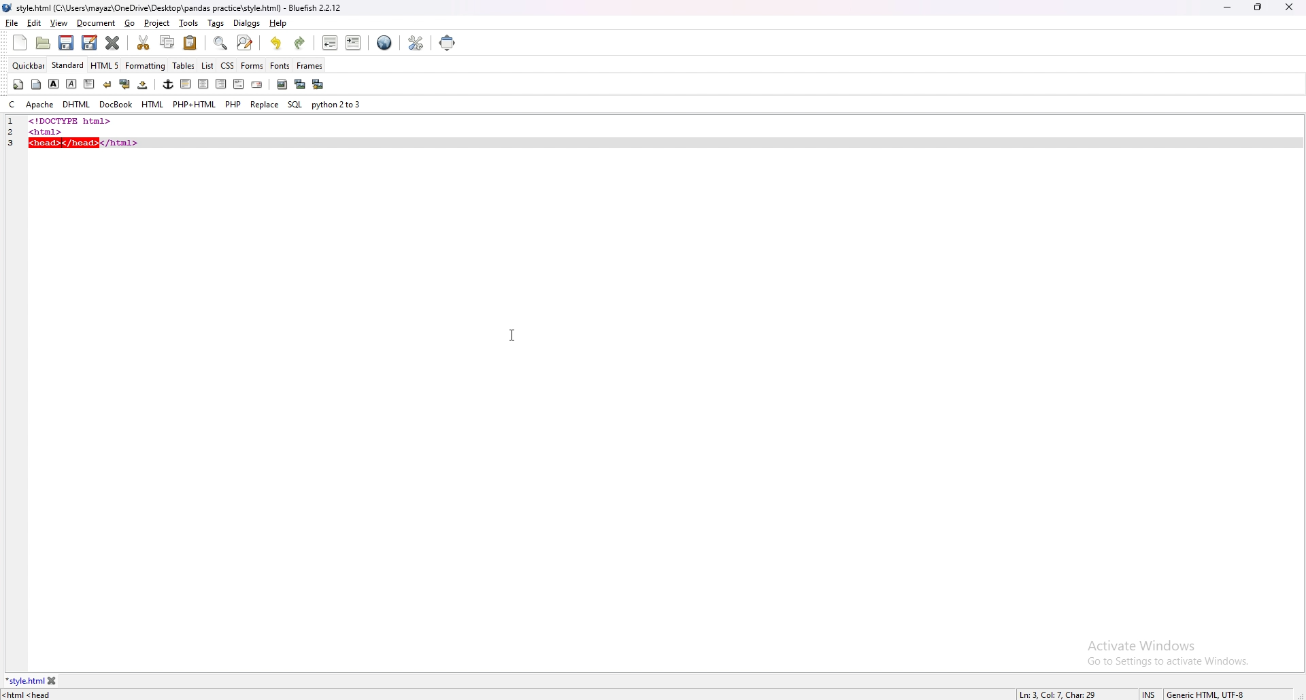  I want to click on find bar, so click(221, 43).